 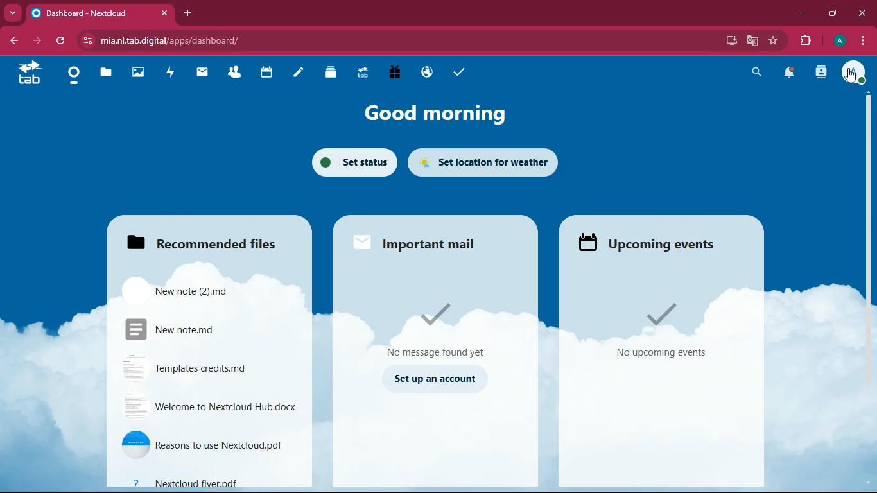 What do you see at coordinates (392, 73) in the screenshot?
I see `gift` at bounding box center [392, 73].